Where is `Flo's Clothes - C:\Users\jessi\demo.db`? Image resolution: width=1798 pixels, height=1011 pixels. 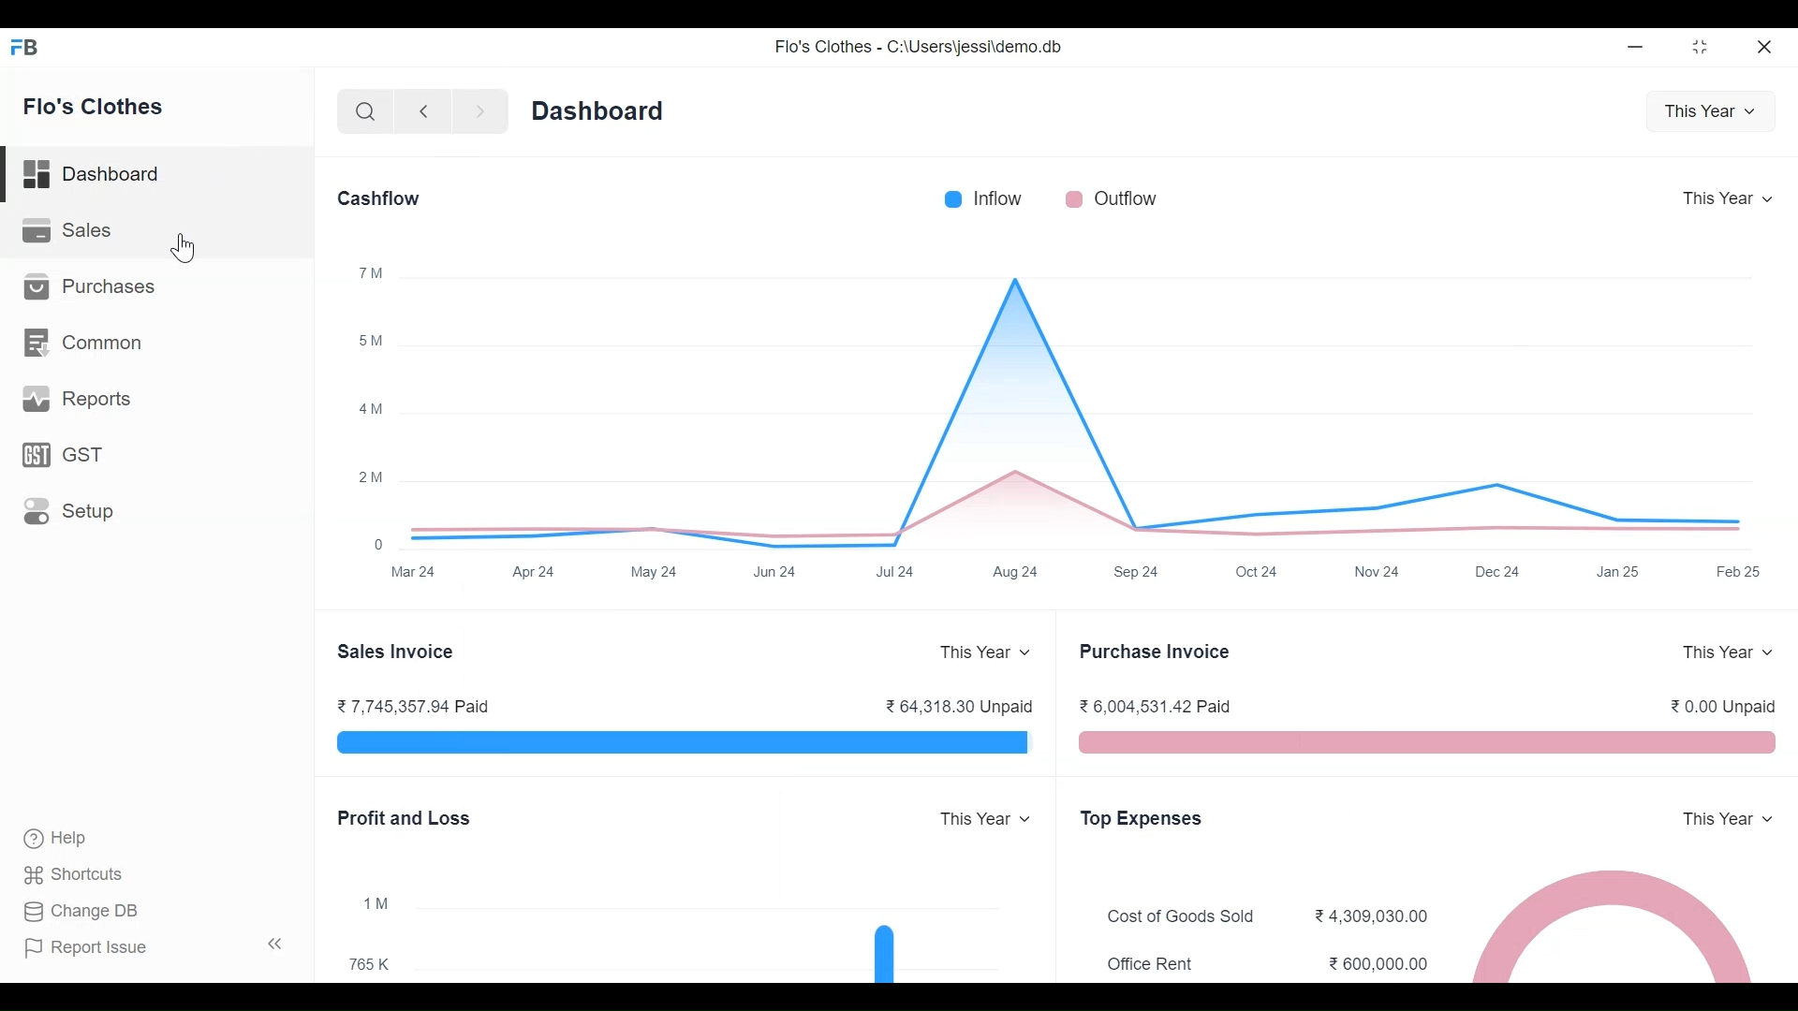 Flo's Clothes - C:\Users\jessi\demo.db is located at coordinates (921, 48).